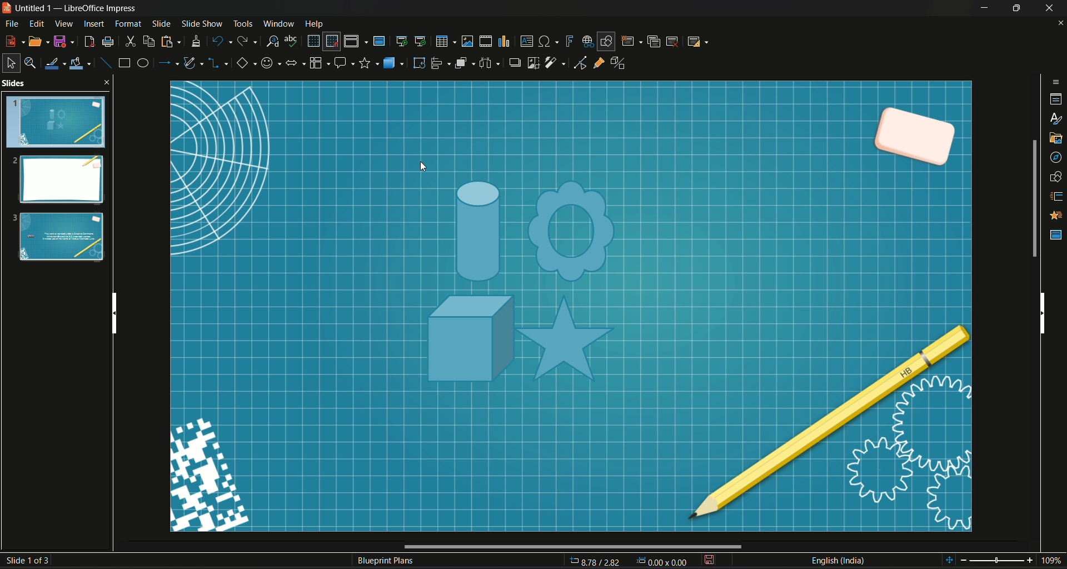 The width and height of the screenshot is (1067, 569). I want to click on copy , so click(149, 42).